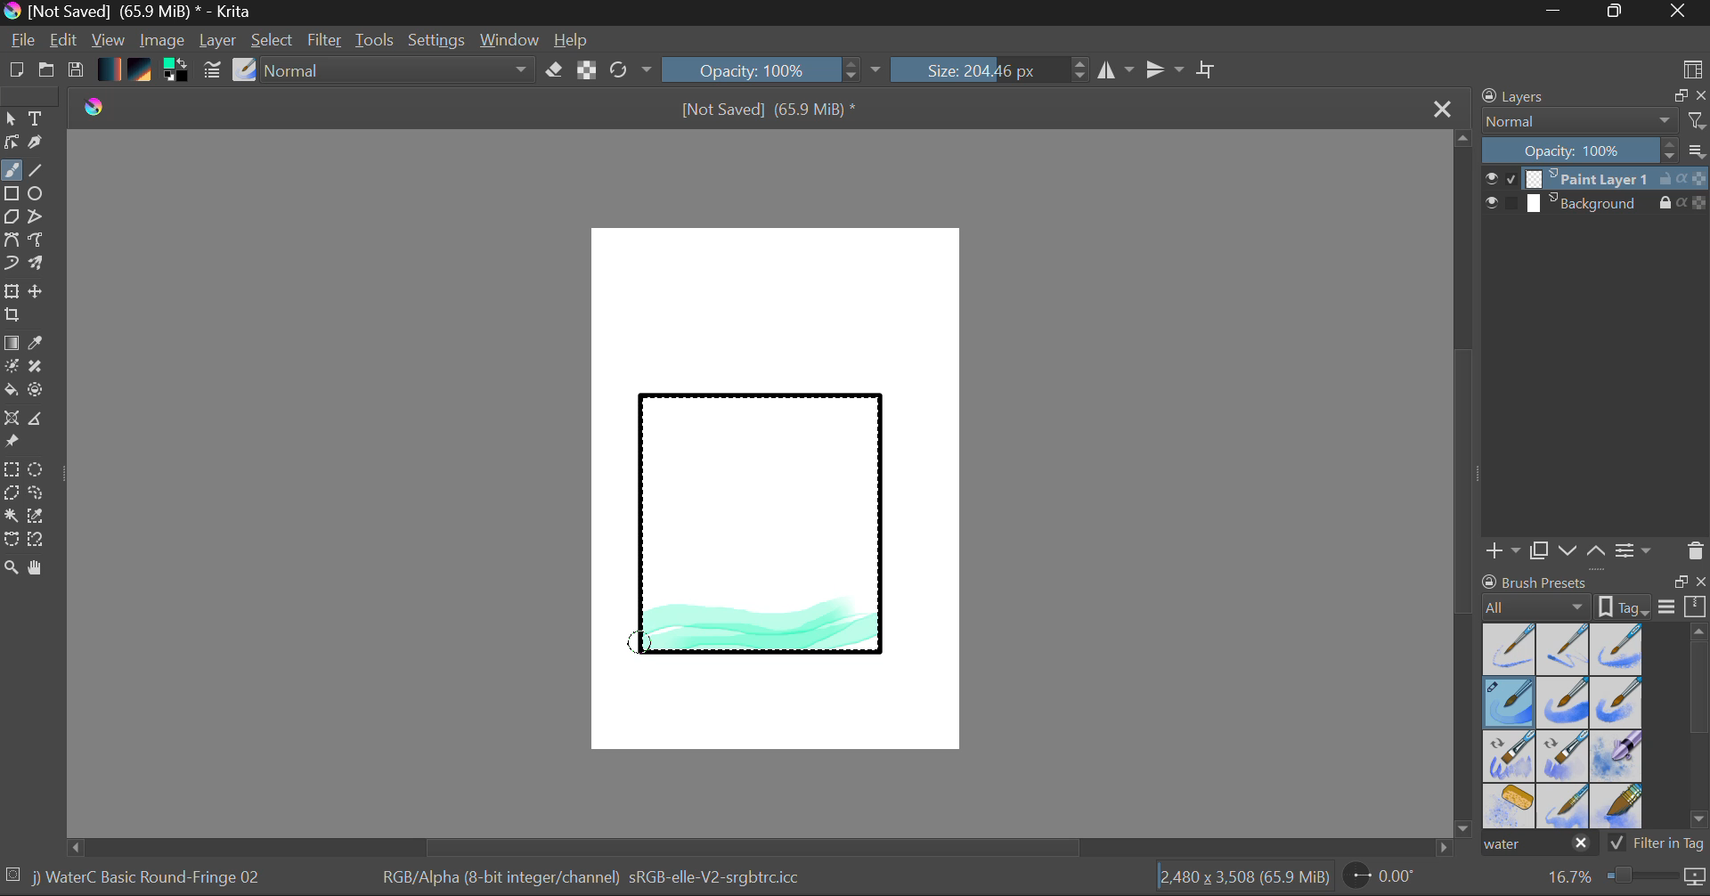  What do you see at coordinates (42, 370) in the screenshot?
I see `Smart Patch Tool` at bounding box center [42, 370].